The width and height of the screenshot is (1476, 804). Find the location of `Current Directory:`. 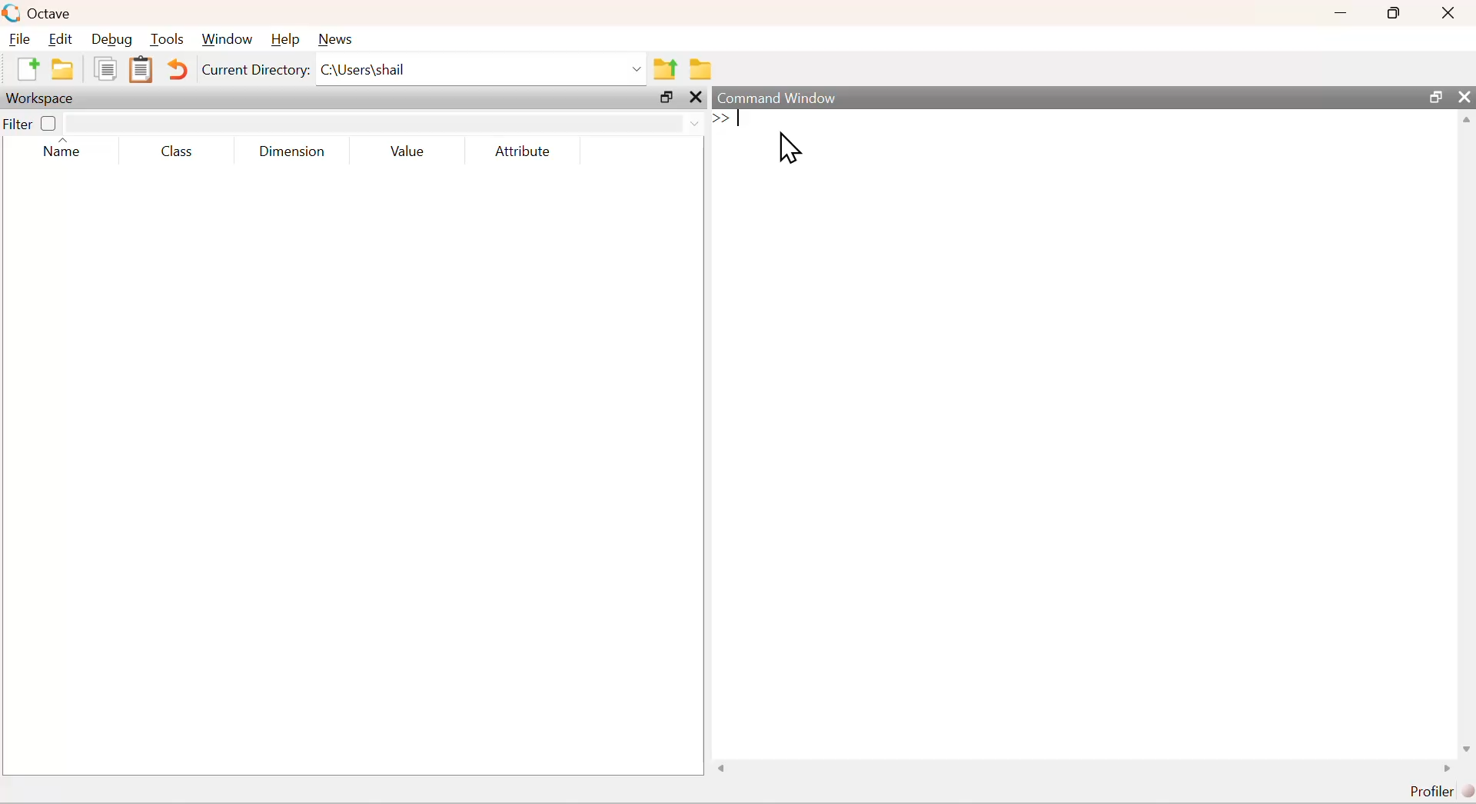

Current Directory: is located at coordinates (254, 68).